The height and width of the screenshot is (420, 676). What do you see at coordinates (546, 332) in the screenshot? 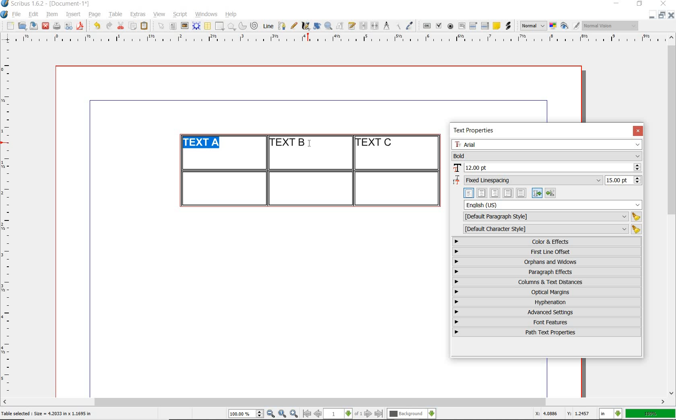
I see `path text properties` at bounding box center [546, 332].